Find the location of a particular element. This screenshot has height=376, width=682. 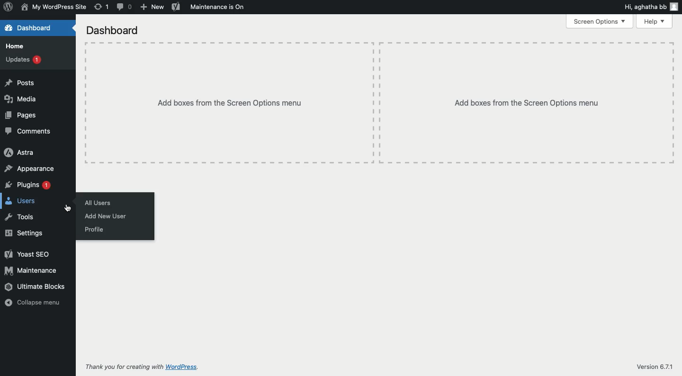

Comments is located at coordinates (29, 132).